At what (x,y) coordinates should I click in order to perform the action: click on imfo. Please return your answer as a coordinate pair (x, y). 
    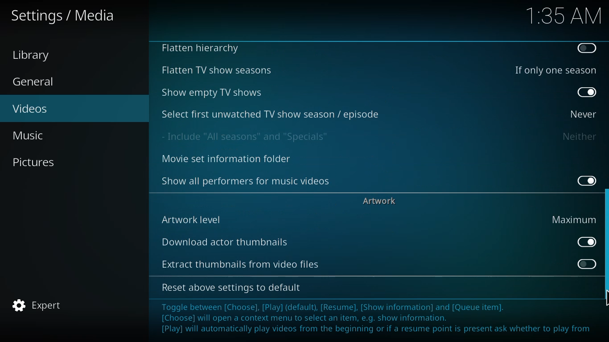
    Looking at the image, I should click on (377, 319).